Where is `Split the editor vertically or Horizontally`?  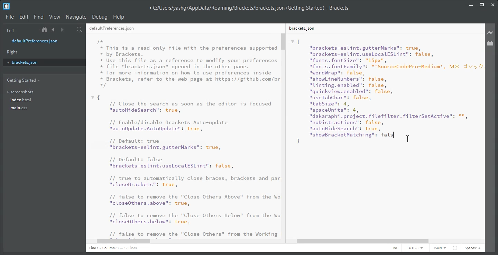 Split the editor vertically or Horizontally is located at coordinates (71, 30).